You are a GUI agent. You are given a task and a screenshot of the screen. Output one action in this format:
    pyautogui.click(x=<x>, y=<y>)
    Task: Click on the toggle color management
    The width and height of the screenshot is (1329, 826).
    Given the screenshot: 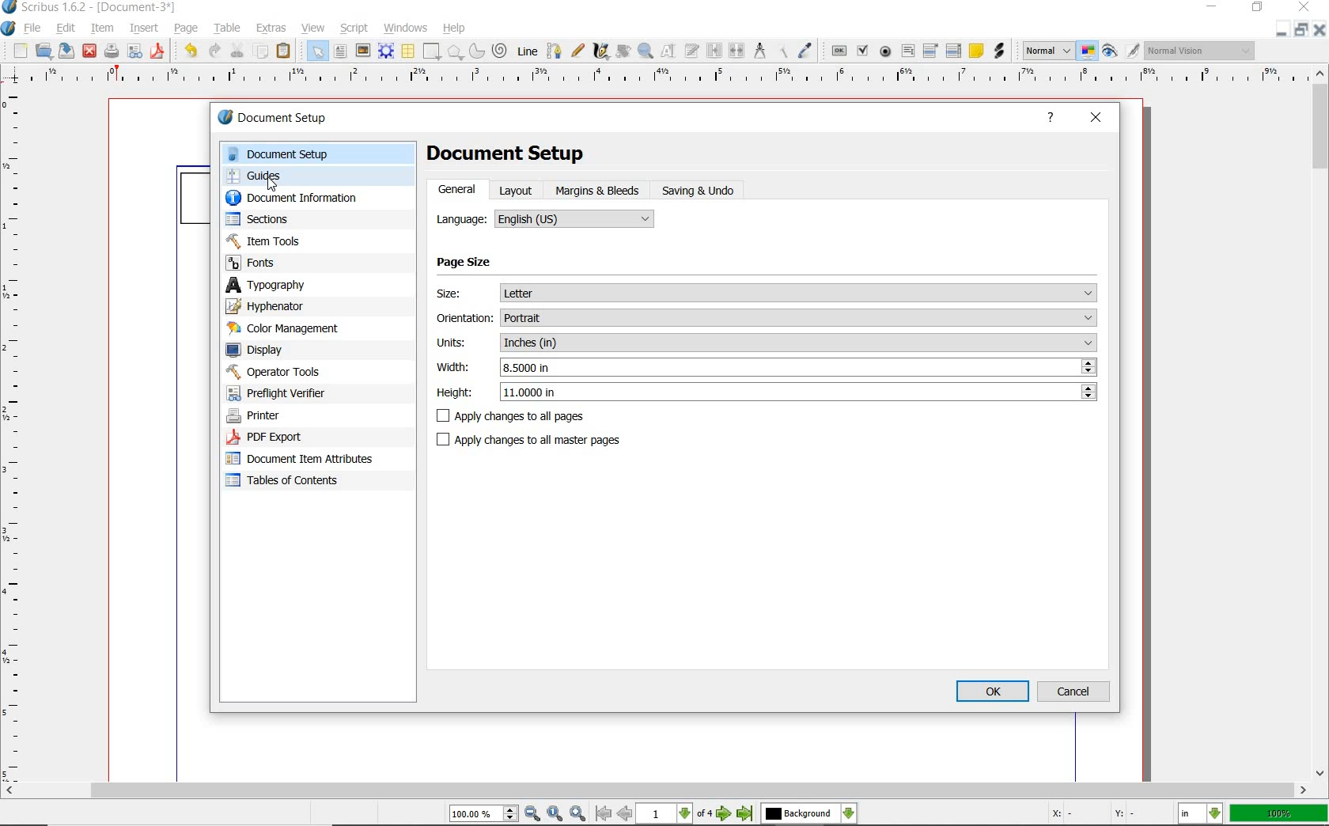 What is the action you would take?
    pyautogui.click(x=1088, y=51)
    